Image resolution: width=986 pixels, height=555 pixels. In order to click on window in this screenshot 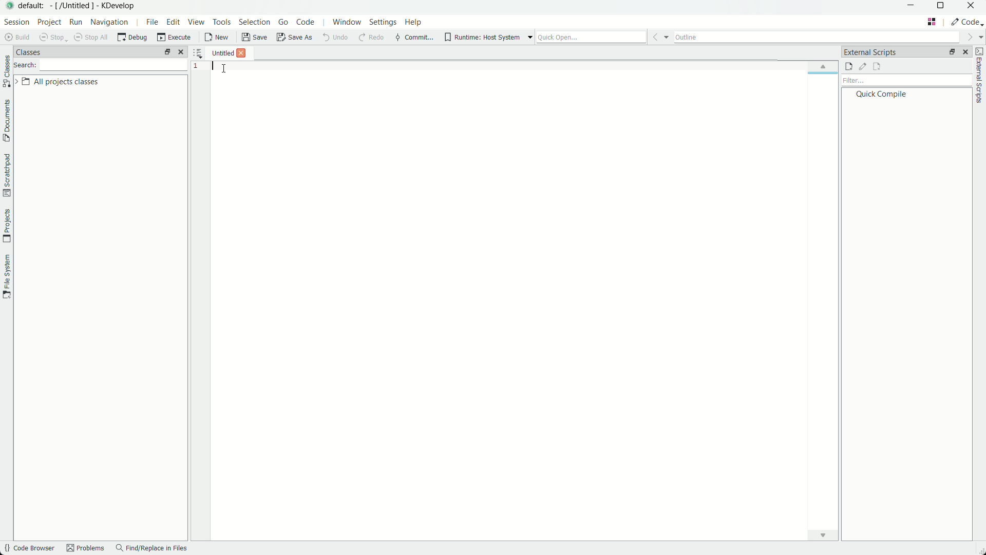, I will do `click(349, 24)`.